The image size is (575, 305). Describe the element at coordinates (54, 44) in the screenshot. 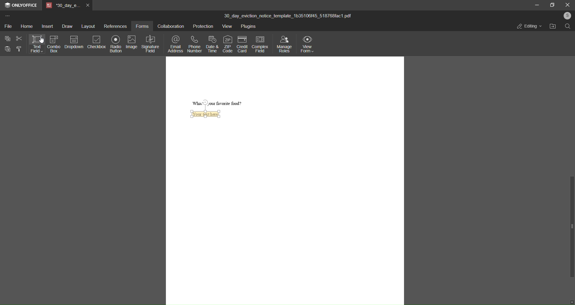

I see `combo box` at that location.